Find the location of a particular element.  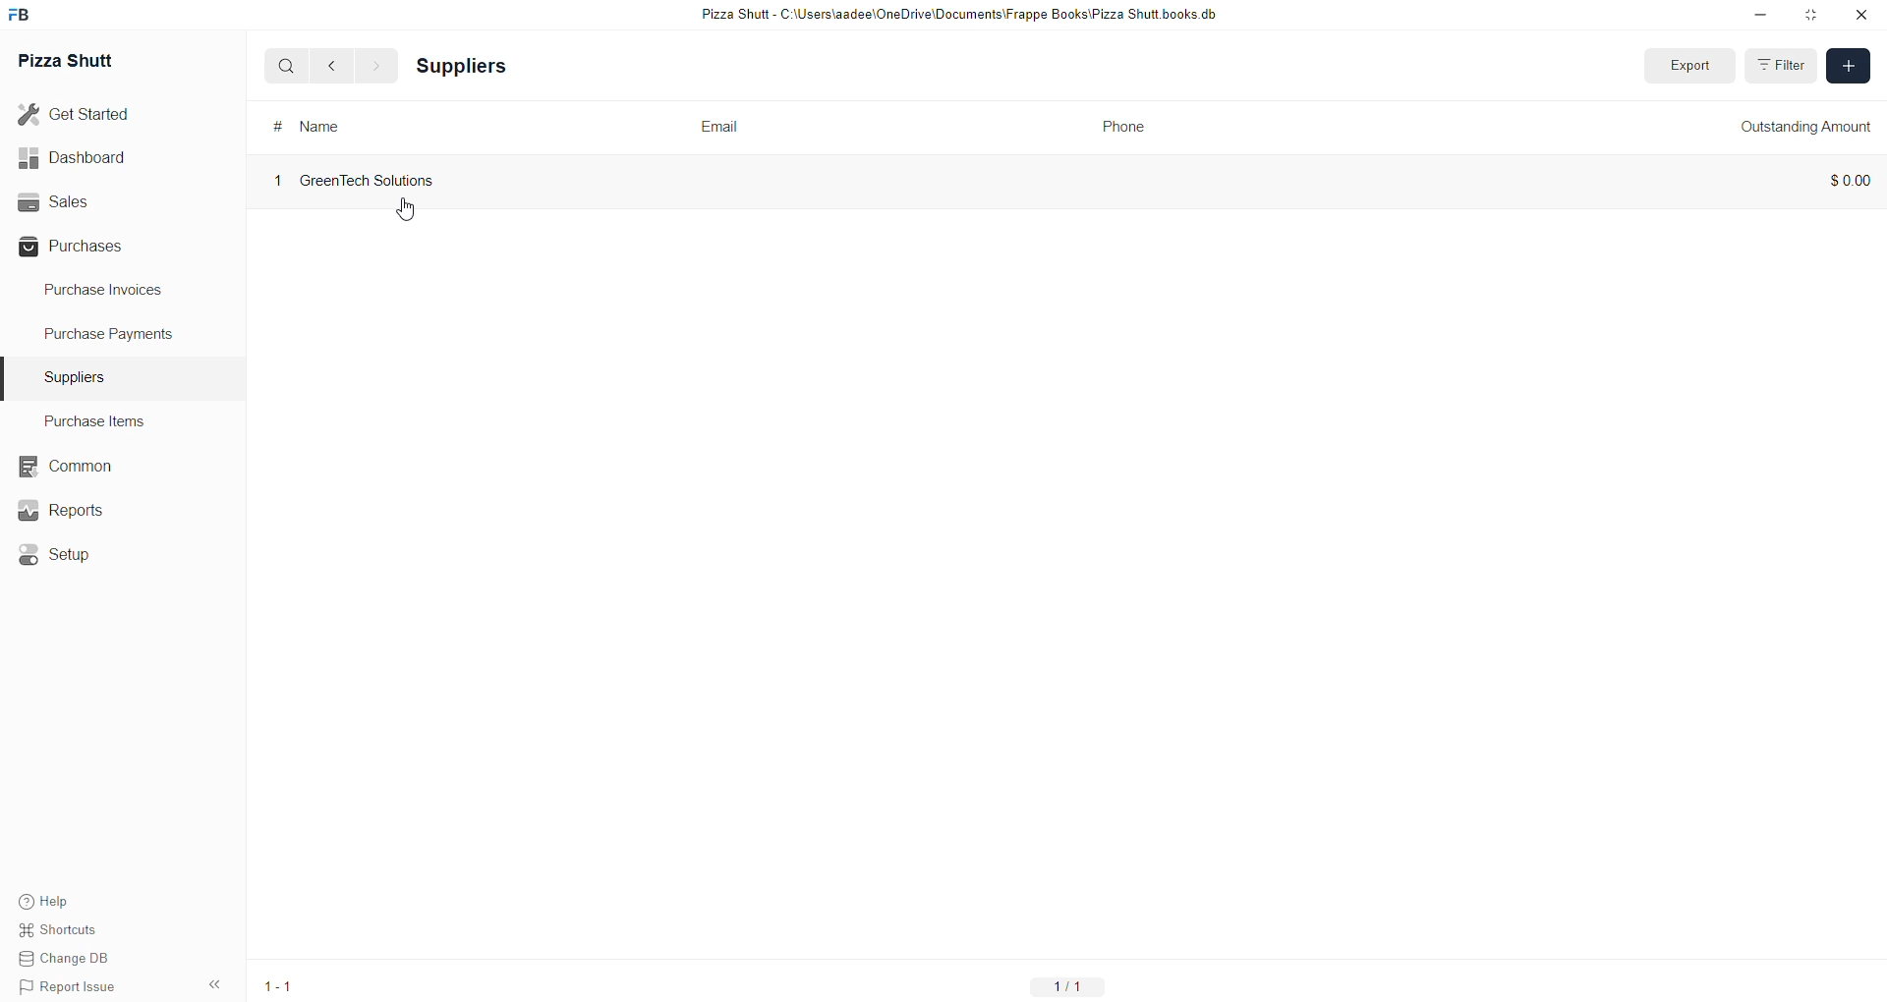

1-1 is located at coordinates (1066, 985).